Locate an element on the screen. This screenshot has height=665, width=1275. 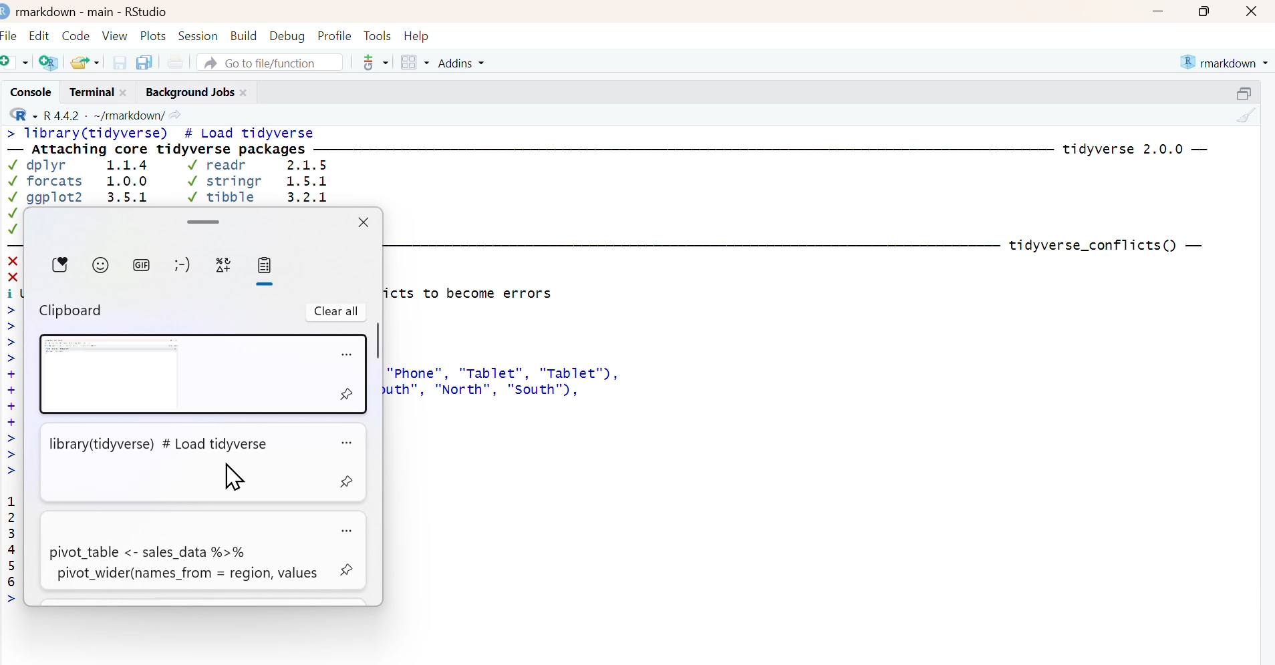
Edit is located at coordinates (40, 33).